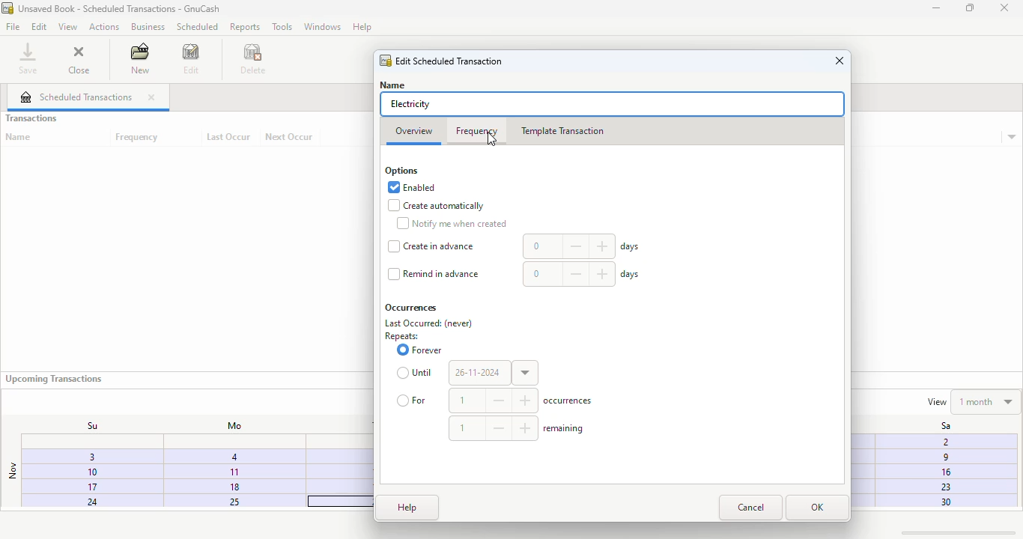 This screenshot has width=1023, height=539. What do you see at coordinates (28, 58) in the screenshot?
I see `save` at bounding box center [28, 58].